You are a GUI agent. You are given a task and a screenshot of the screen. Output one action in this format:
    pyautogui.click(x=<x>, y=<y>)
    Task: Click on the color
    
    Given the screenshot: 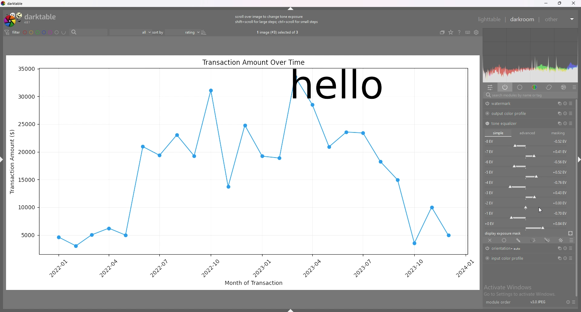 What is the action you would take?
    pyautogui.click(x=535, y=87)
    